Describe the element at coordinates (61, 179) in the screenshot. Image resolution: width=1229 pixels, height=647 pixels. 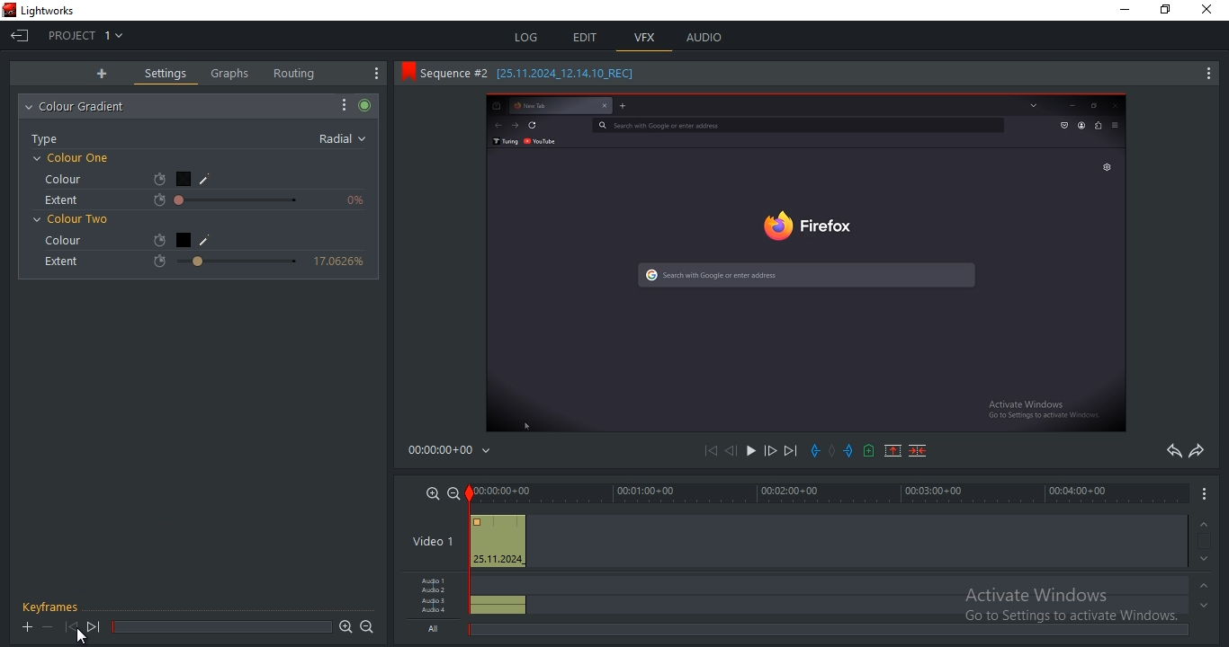
I see `colour` at that location.